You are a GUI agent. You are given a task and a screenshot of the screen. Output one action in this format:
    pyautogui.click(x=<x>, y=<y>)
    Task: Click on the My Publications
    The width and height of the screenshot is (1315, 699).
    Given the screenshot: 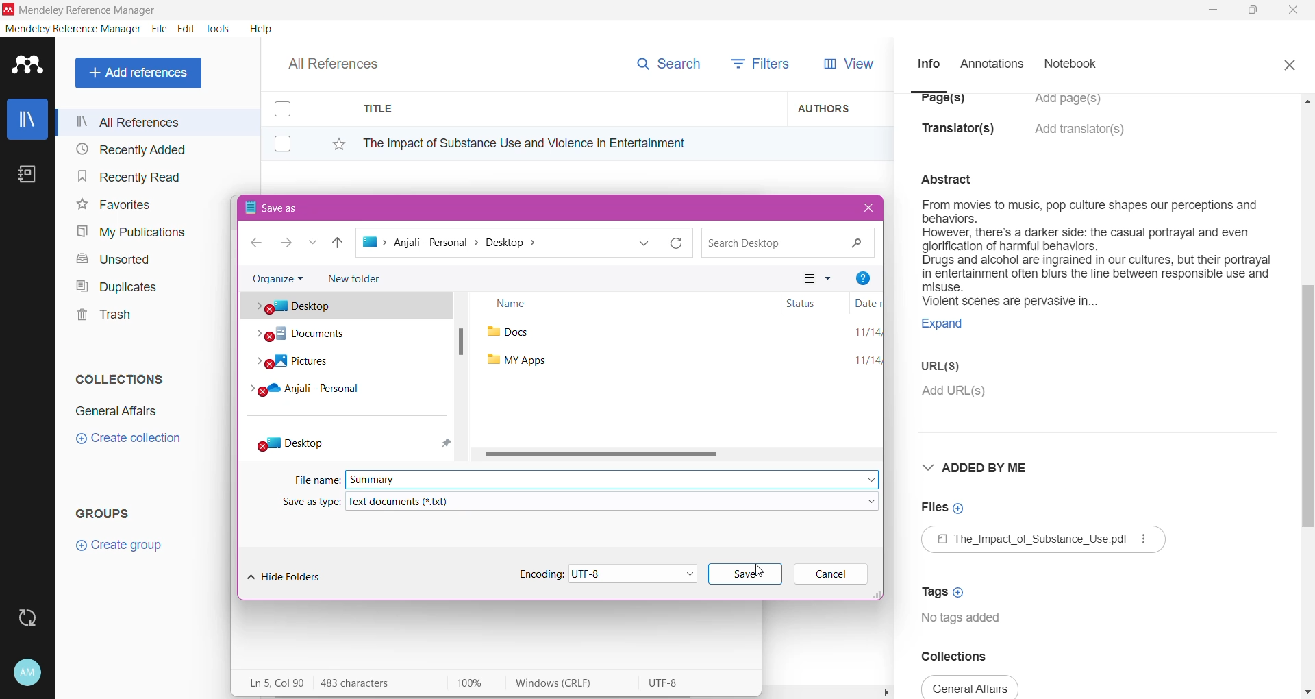 What is the action you would take?
    pyautogui.click(x=129, y=232)
    